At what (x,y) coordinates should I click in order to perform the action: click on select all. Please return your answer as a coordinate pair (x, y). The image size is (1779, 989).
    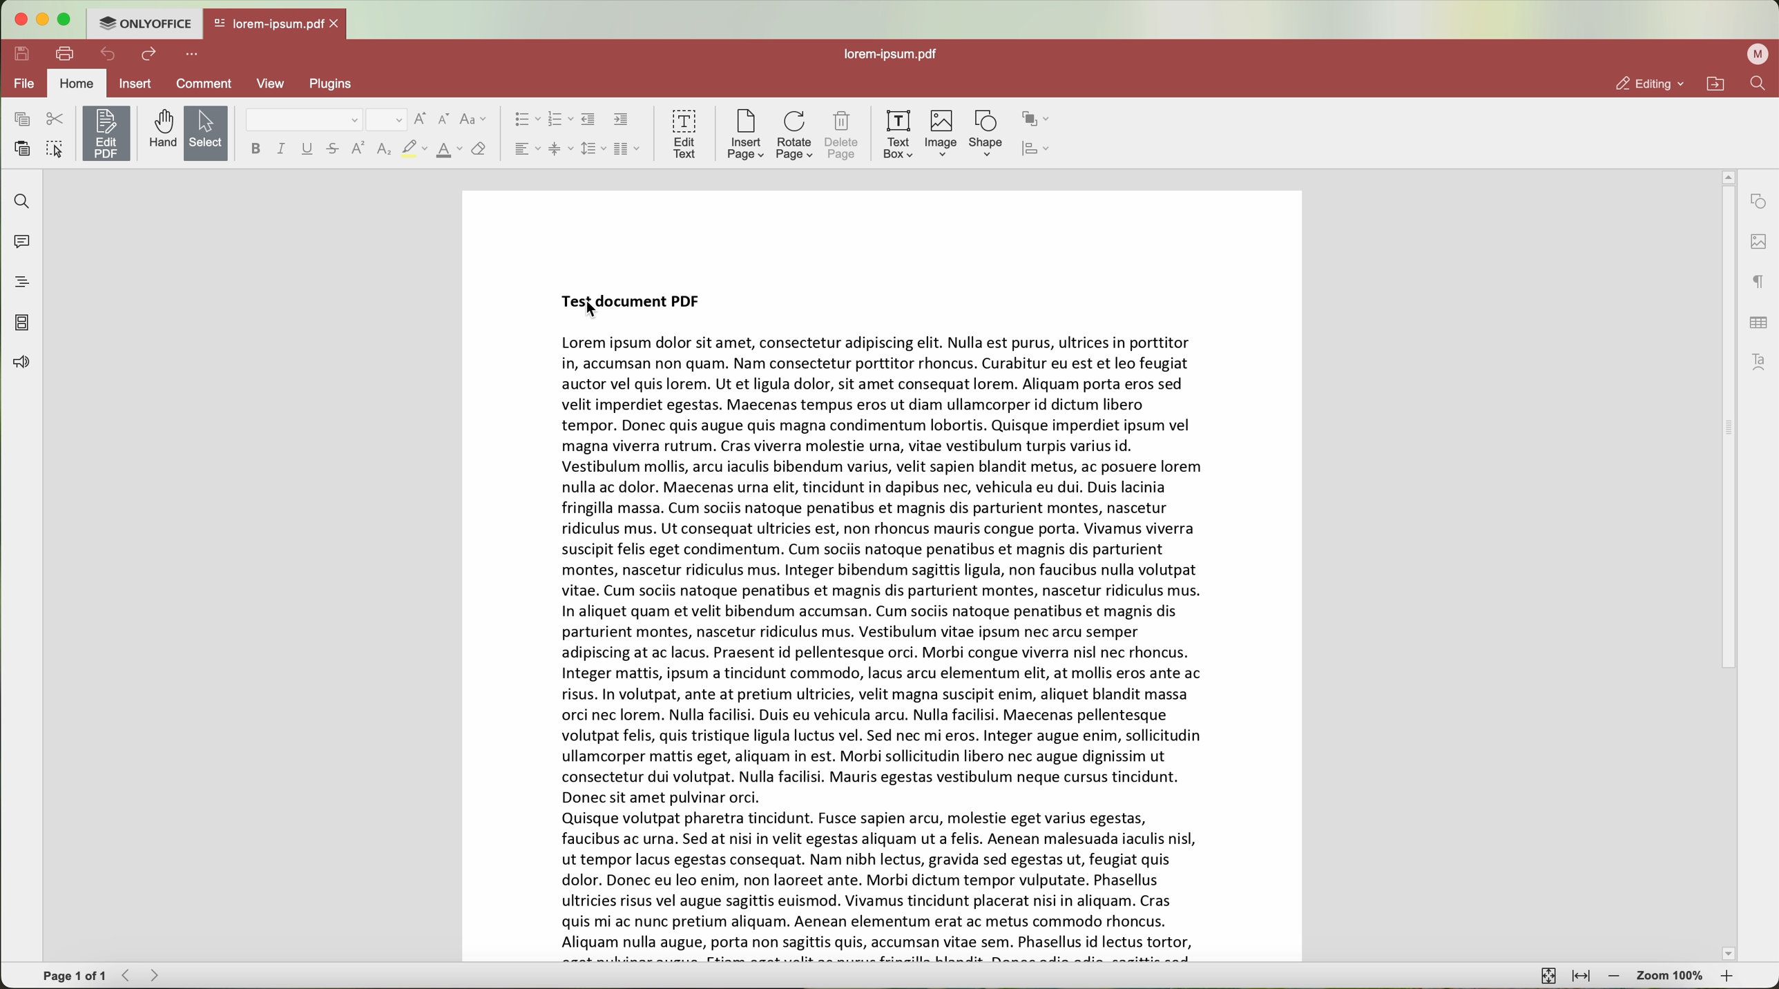
    Looking at the image, I should click on (55, 148).